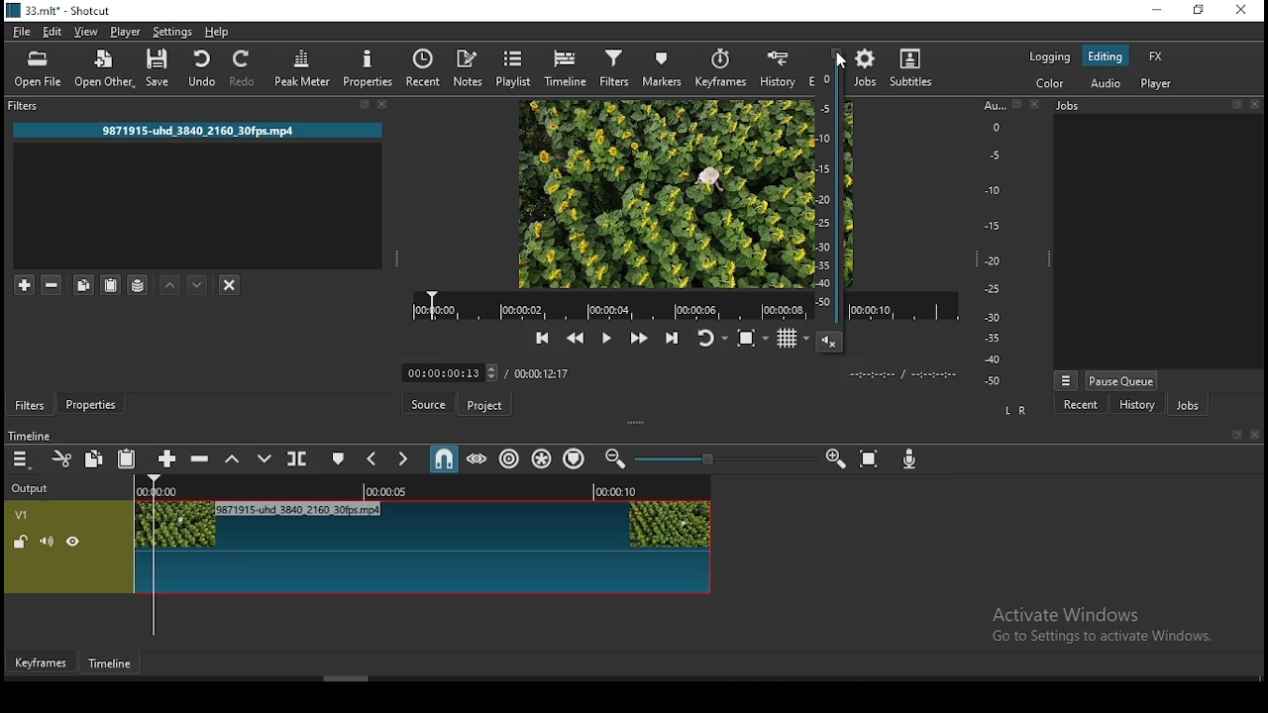  Describe the element at coordinates (203, 460) in the screenshot. I see `ripple delete` at that location.